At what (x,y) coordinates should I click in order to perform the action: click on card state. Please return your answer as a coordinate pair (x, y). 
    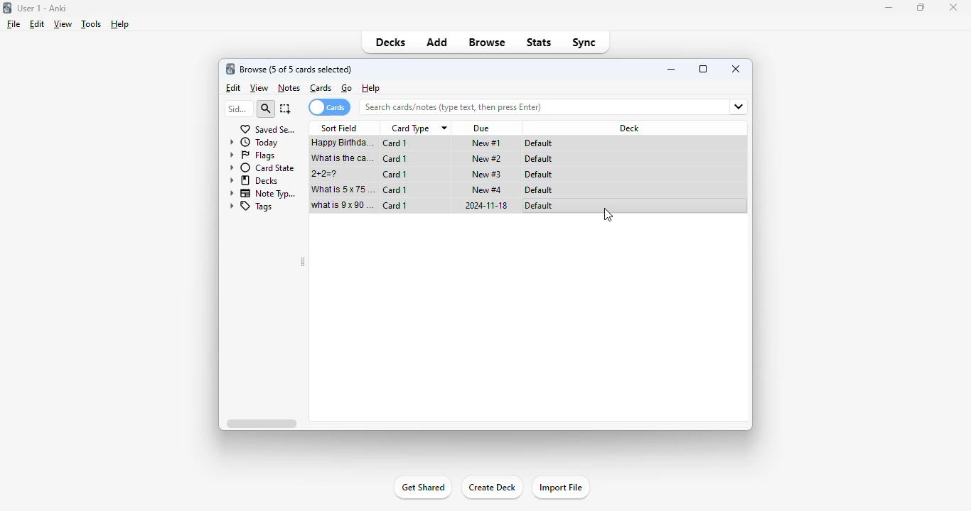
    Looking at the image, I should click on (263, 168).